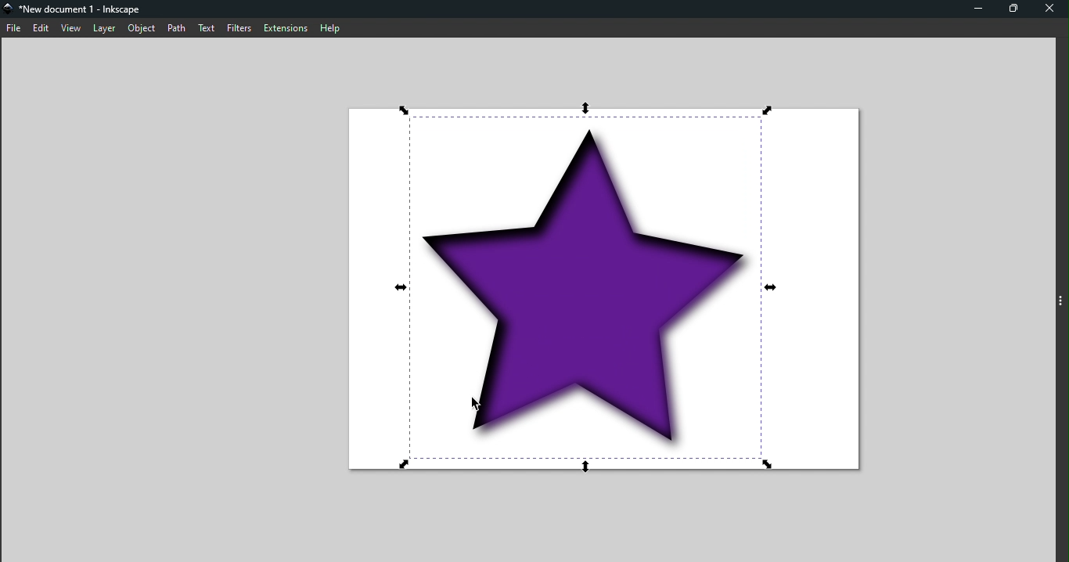 This screenshot has height=562, width=1069. What do you see at coordinates (239, 27) in the screenshot?
I see `Filters` at bounding box center [239, 27].